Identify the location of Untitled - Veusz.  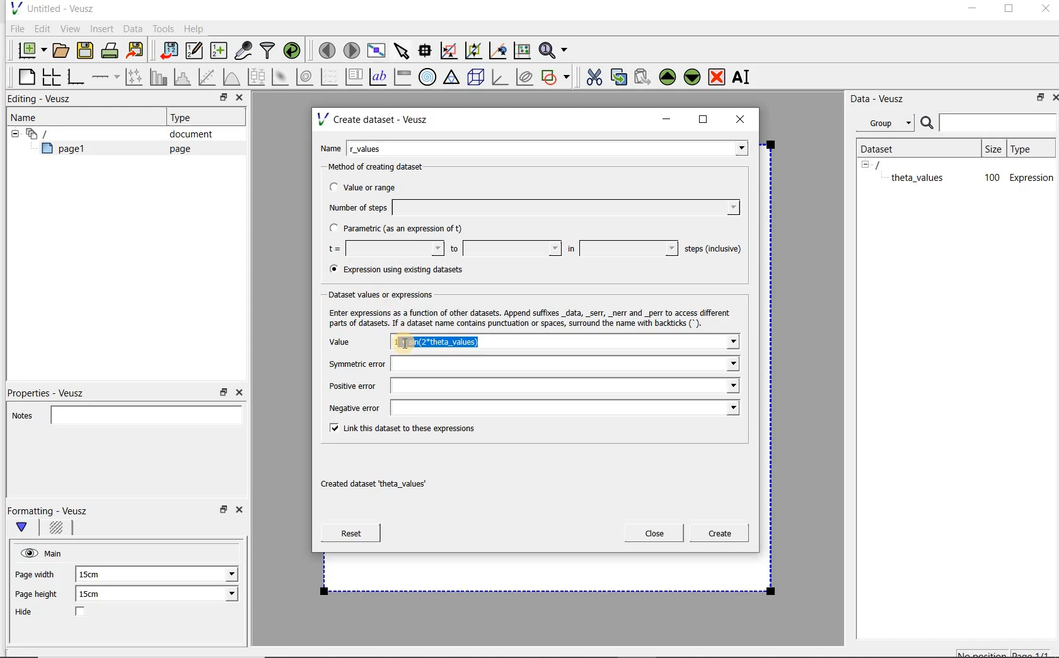
(51, 8).